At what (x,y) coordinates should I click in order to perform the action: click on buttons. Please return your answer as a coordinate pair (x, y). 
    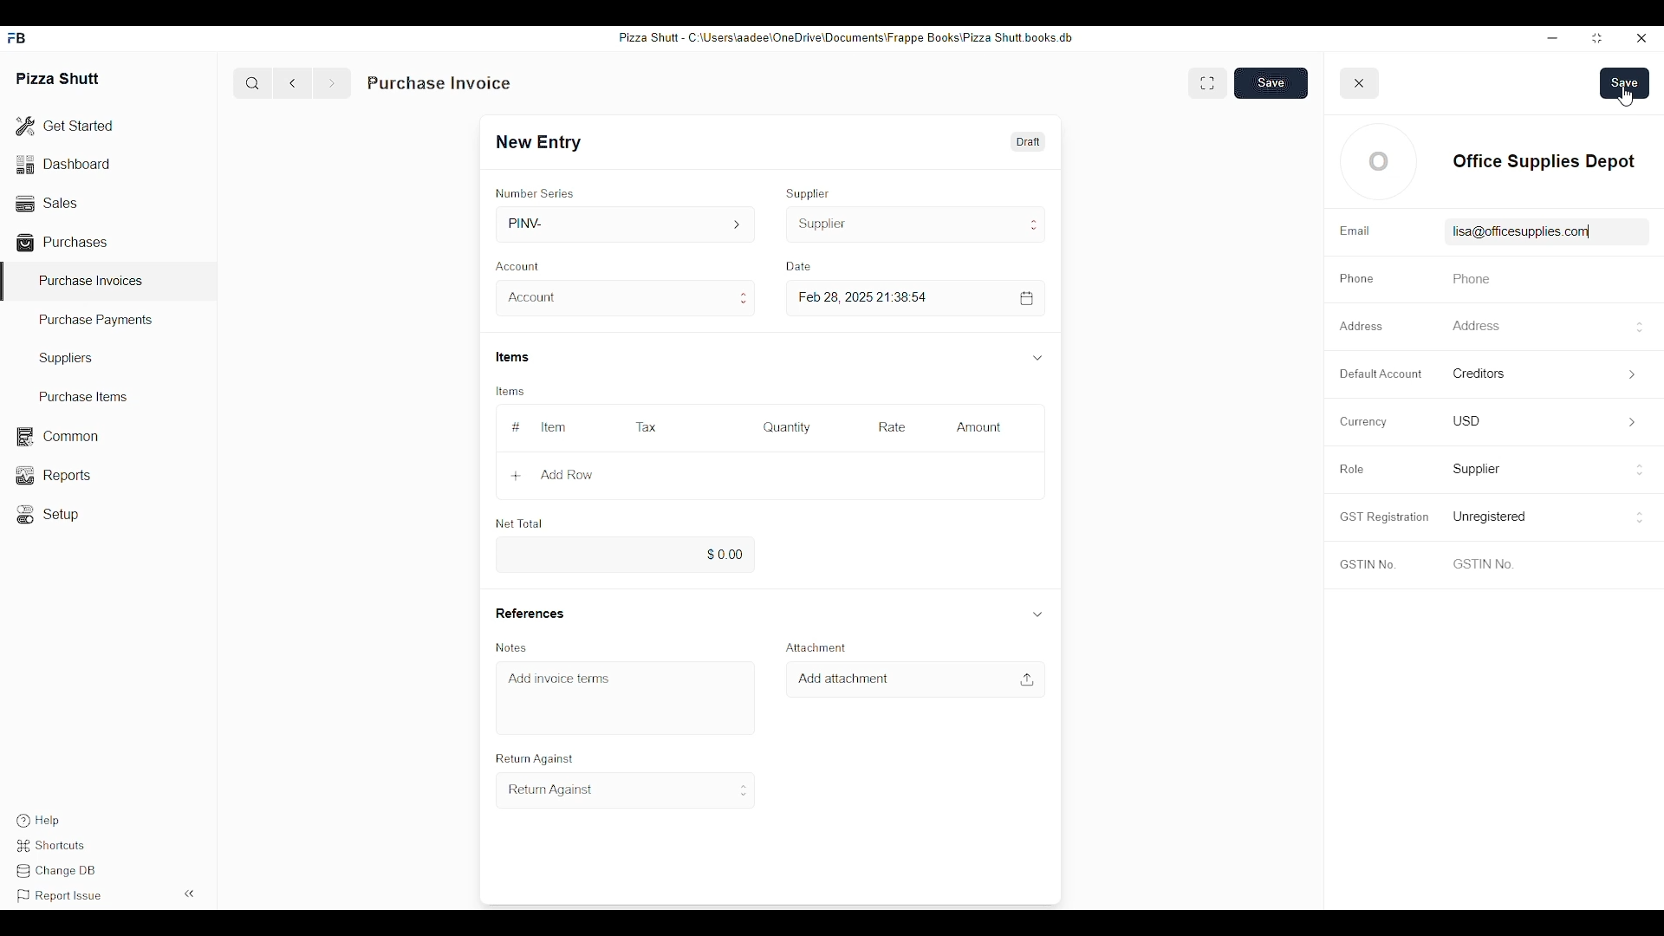
    Looking at the image, I should click on (1641, 472).